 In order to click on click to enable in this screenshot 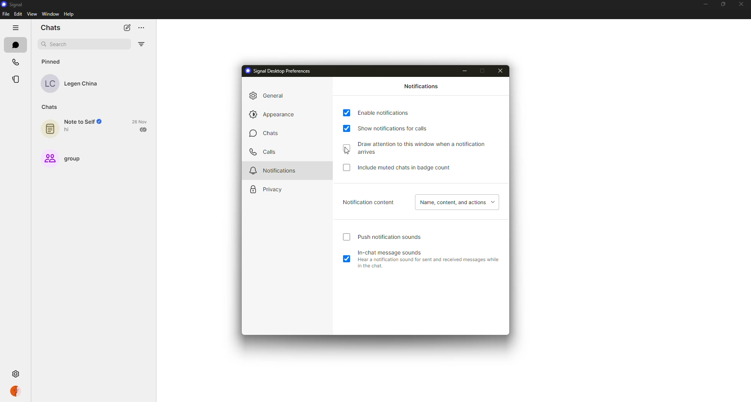, I will do `click(347, 170)`.